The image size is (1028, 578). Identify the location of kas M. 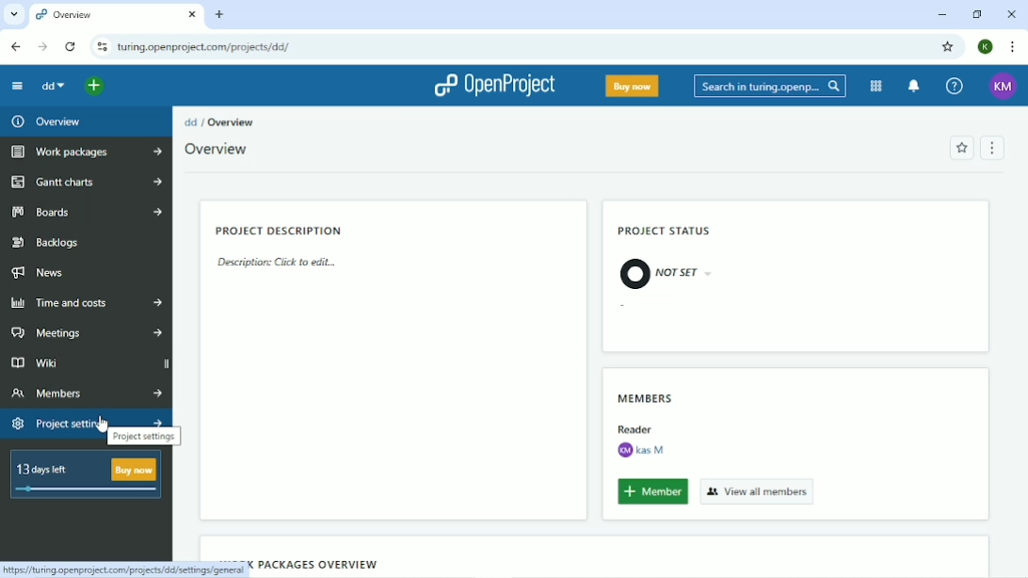
(643, 450).